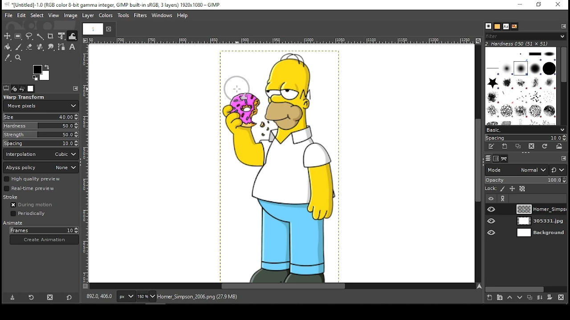 The width and height of the screenshot is (570, 320). What do you see at coordinates (506, 27) in the screenshot?
I see `text` at bounding box center [506, 27].